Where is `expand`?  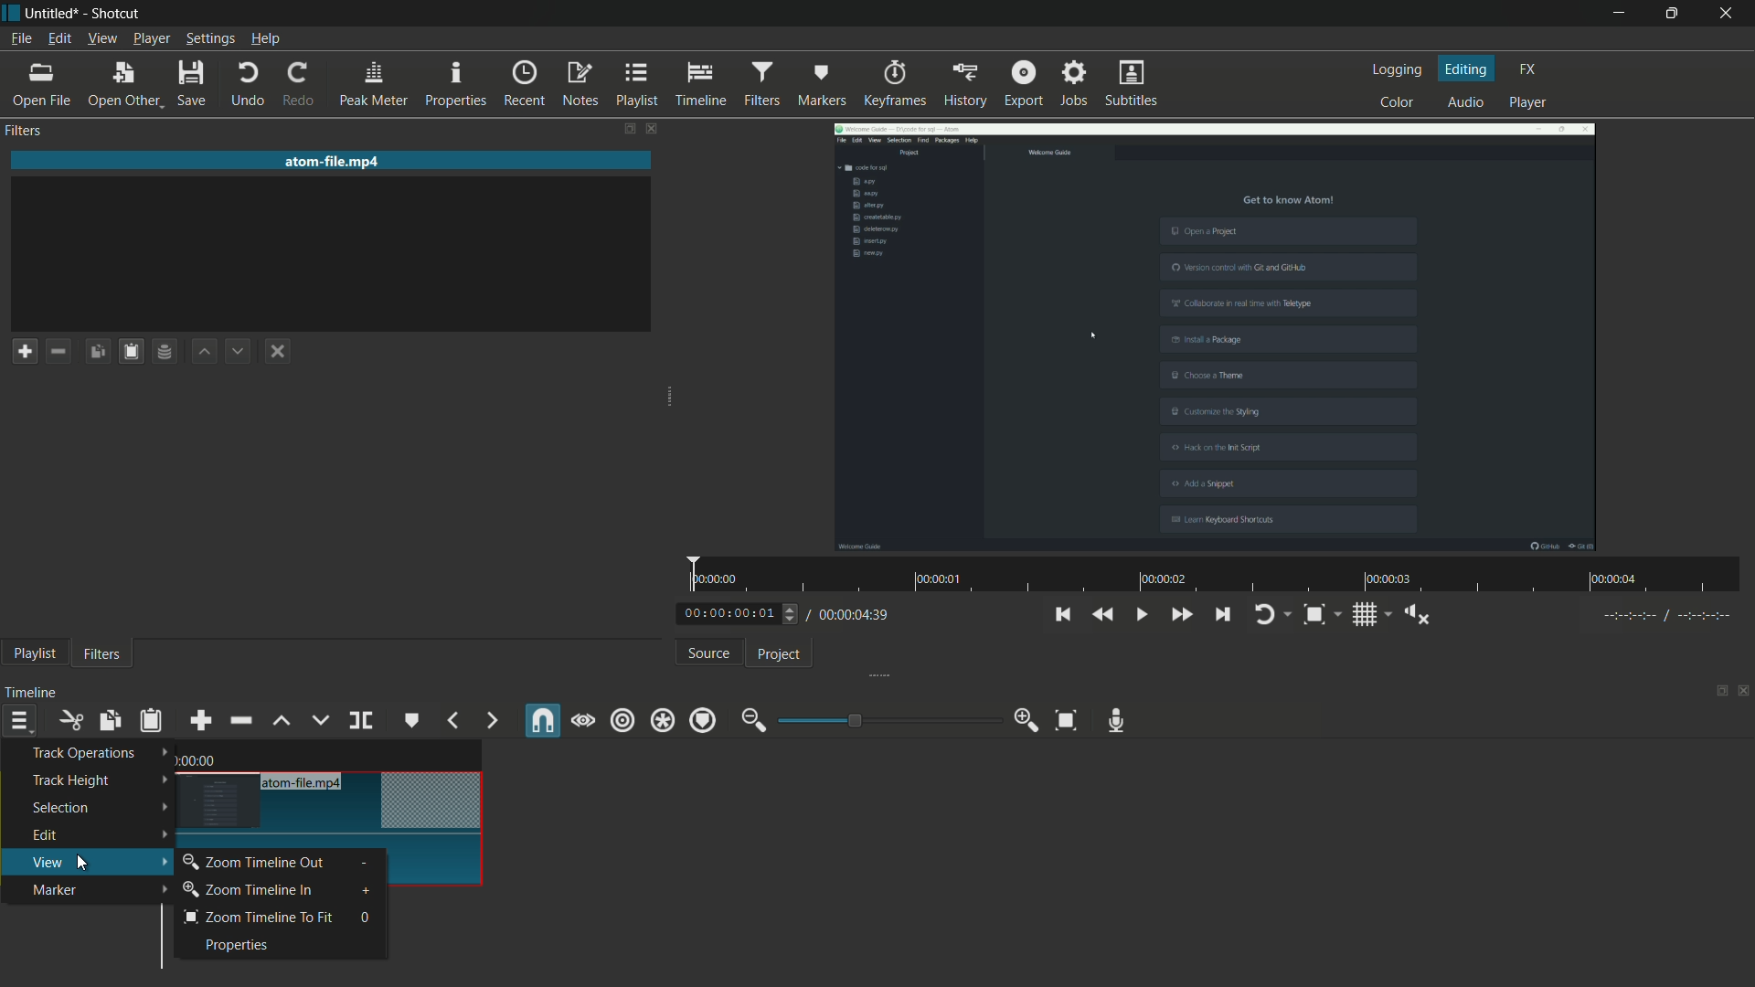
expand is located at coordinates (671, 392).